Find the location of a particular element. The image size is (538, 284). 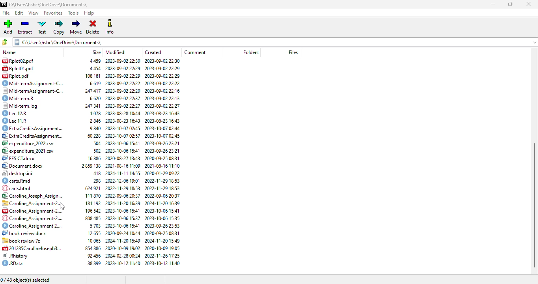

Rplot02.pdf is located at coordinates (26, 61).